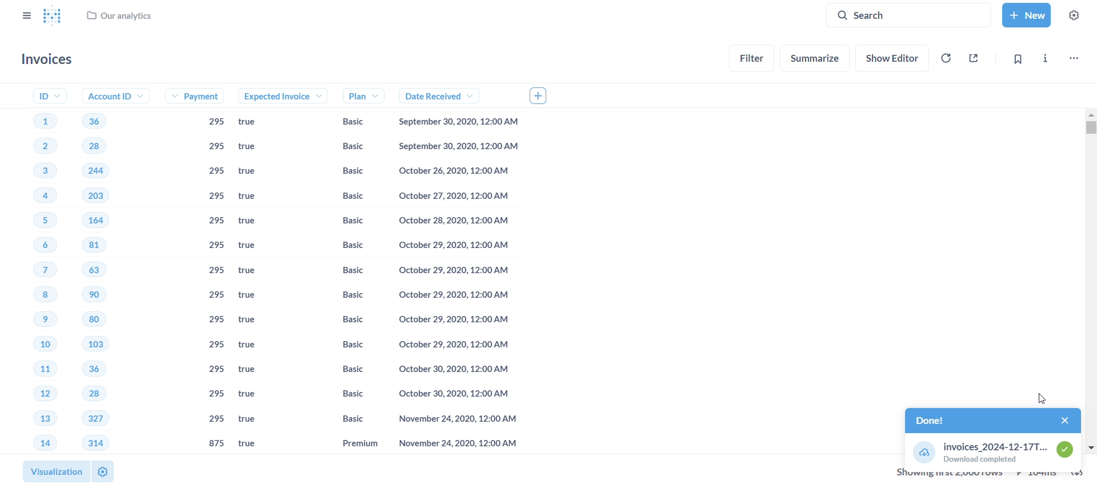 Image resolution: width=1097 pixels, height=488 pixels. I want to click on invoices, so click(50, 59).